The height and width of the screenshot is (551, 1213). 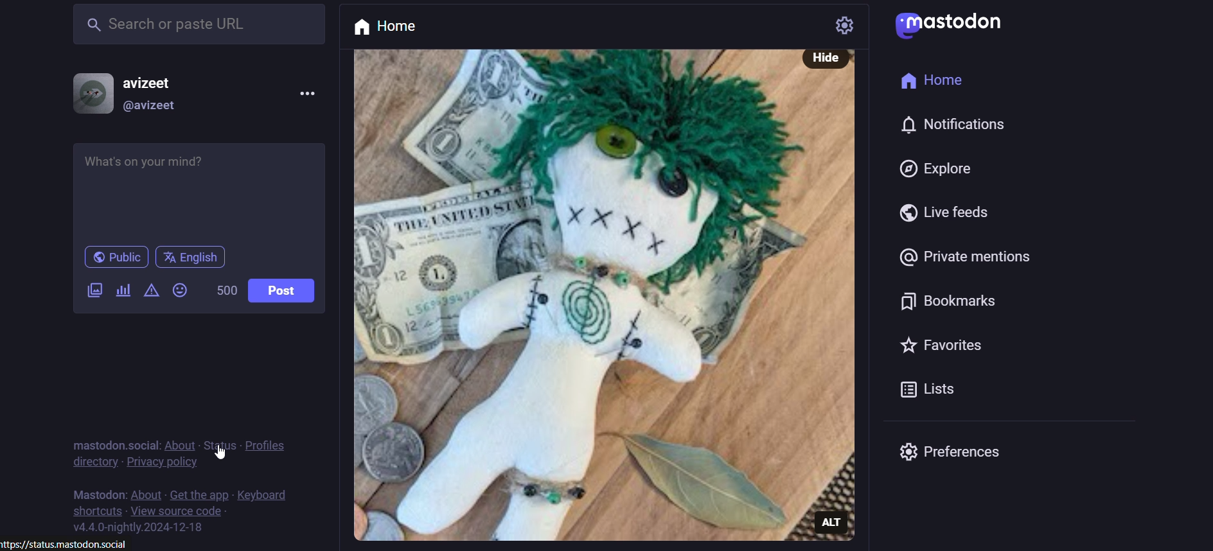 I want to click on content warning, so click(x=150, y=287).